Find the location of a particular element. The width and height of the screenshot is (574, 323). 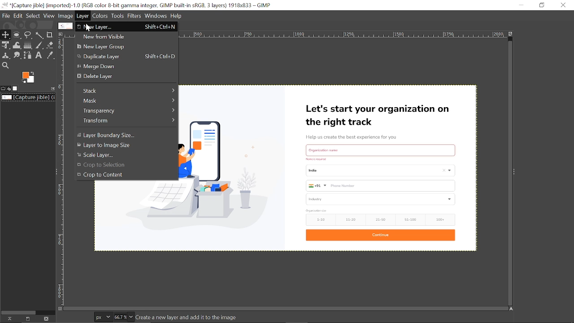

Slack is located at coordinates (127, 90).